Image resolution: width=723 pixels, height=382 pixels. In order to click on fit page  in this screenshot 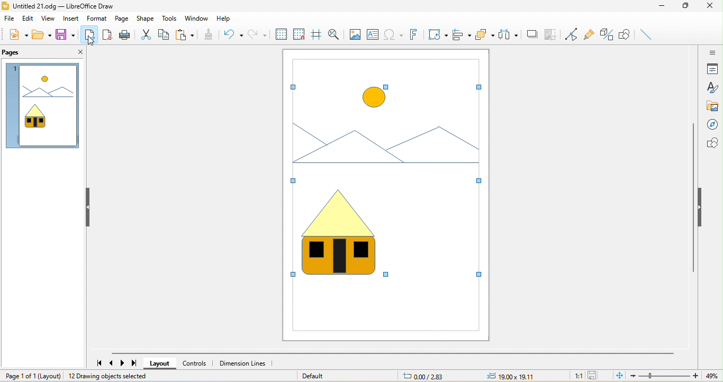, I will do `click(619, 376)`.